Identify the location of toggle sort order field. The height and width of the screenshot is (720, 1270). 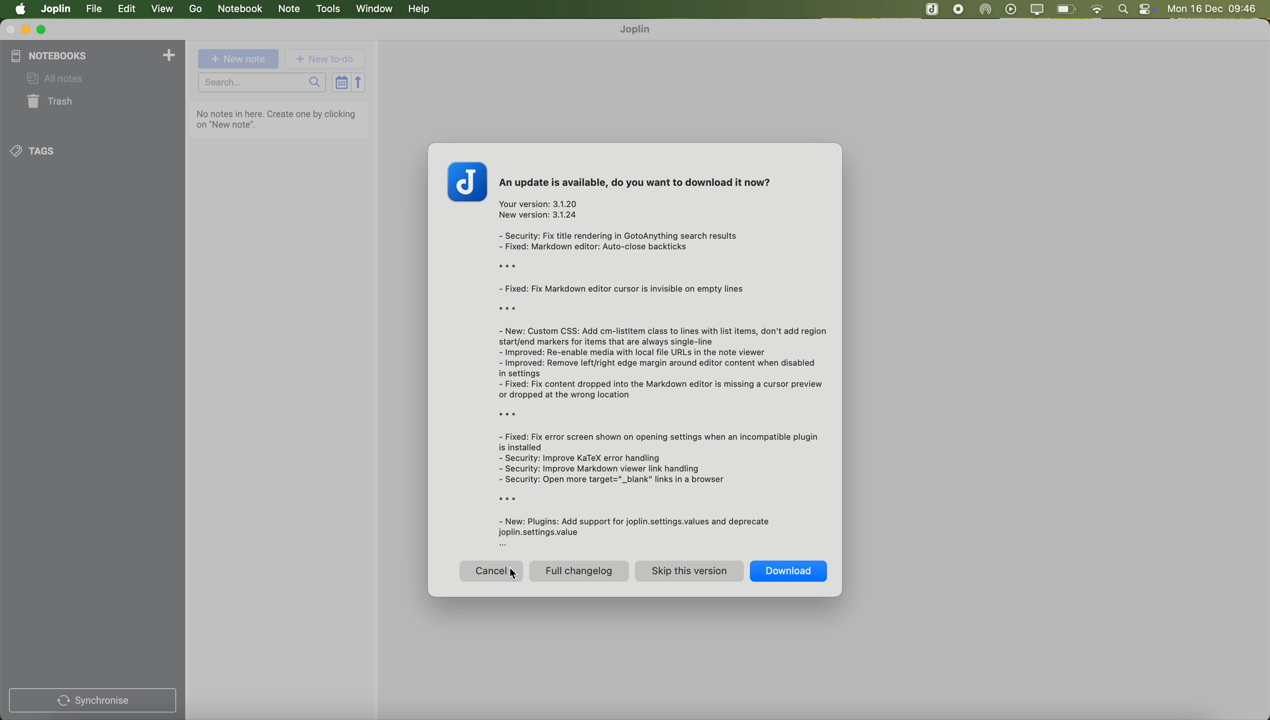
(339, 82).